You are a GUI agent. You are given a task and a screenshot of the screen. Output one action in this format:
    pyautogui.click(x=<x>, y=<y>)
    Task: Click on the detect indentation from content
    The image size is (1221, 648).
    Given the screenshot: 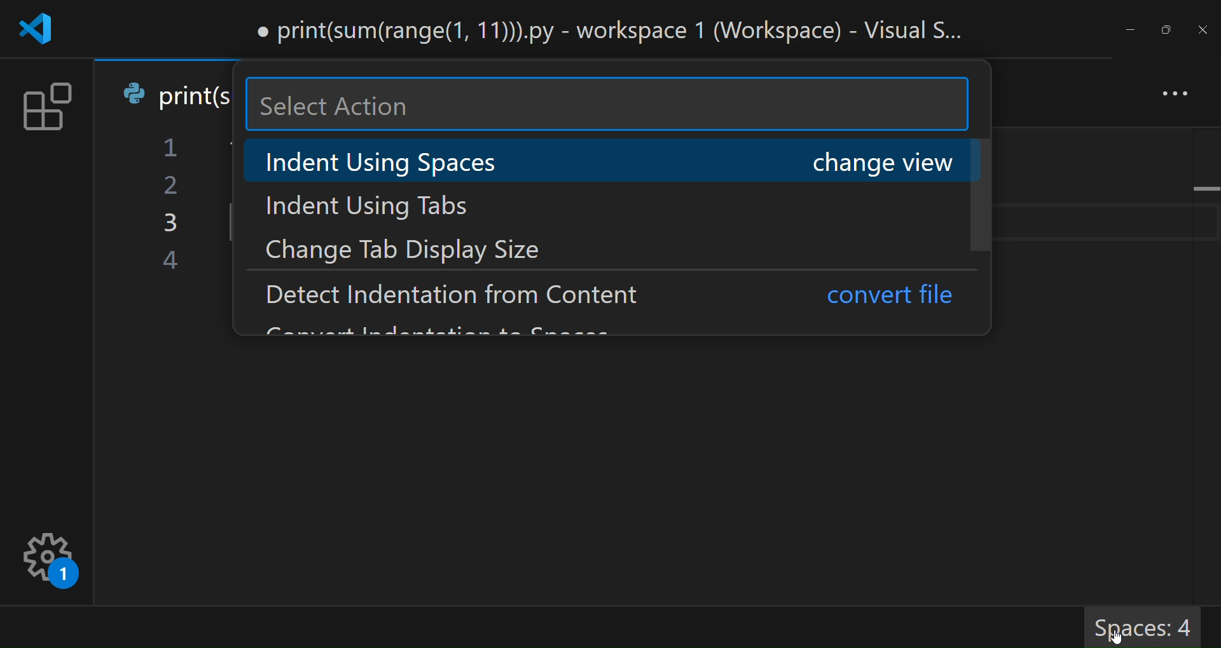 What is the action you would take?
    pyautogui.click(x=450, y=297)
    